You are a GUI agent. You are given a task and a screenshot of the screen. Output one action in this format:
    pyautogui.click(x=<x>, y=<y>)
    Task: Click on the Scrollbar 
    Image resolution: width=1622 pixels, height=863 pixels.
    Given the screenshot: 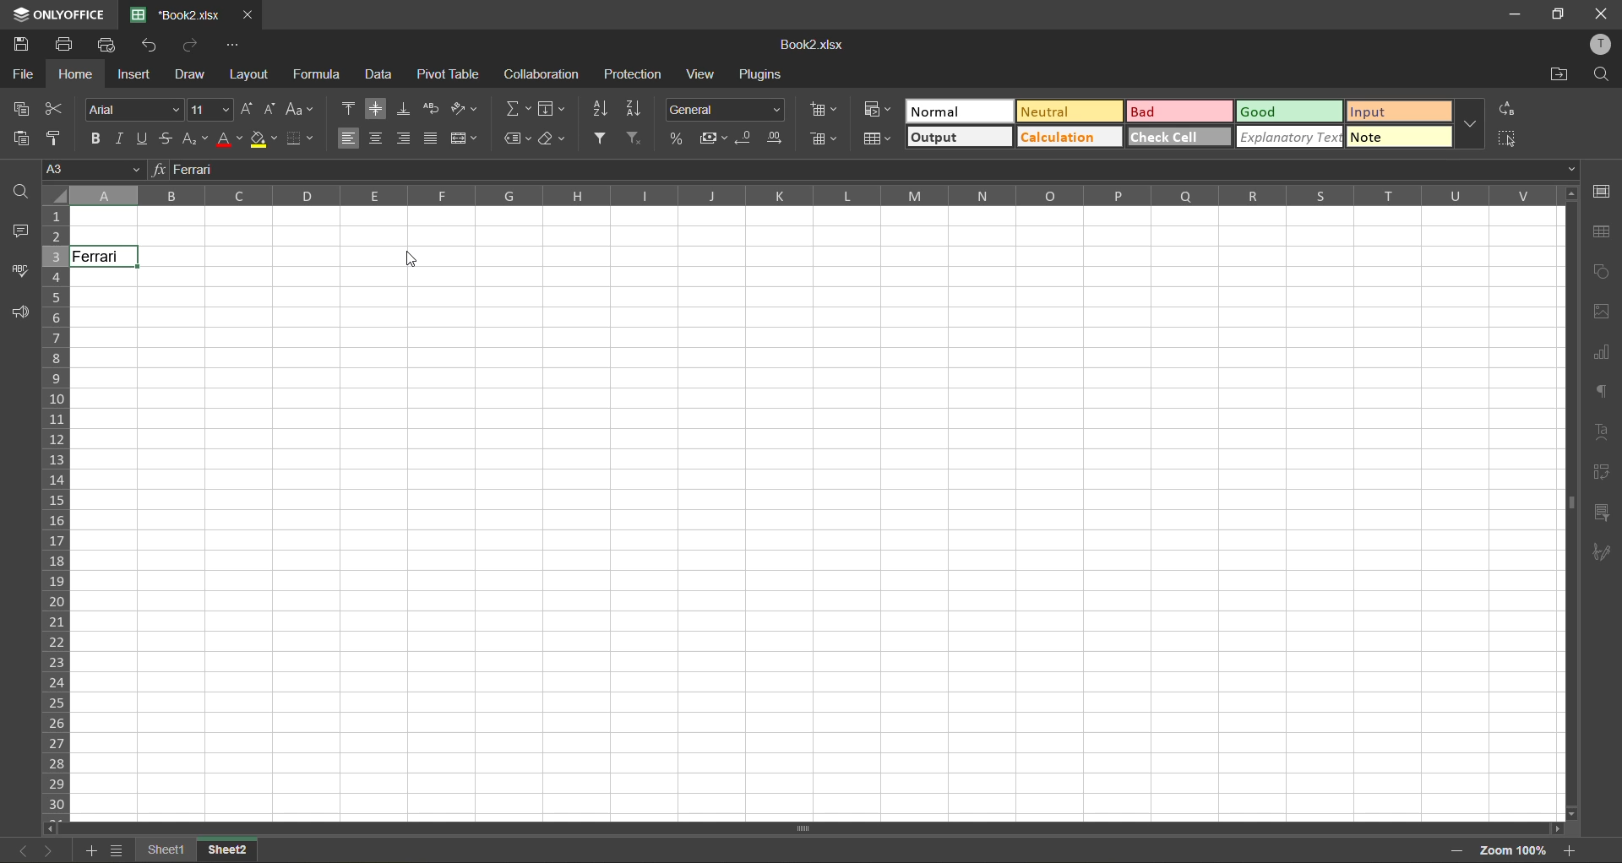 What is the action you would take?
    pyautogui.click(x=806, y=826)
    